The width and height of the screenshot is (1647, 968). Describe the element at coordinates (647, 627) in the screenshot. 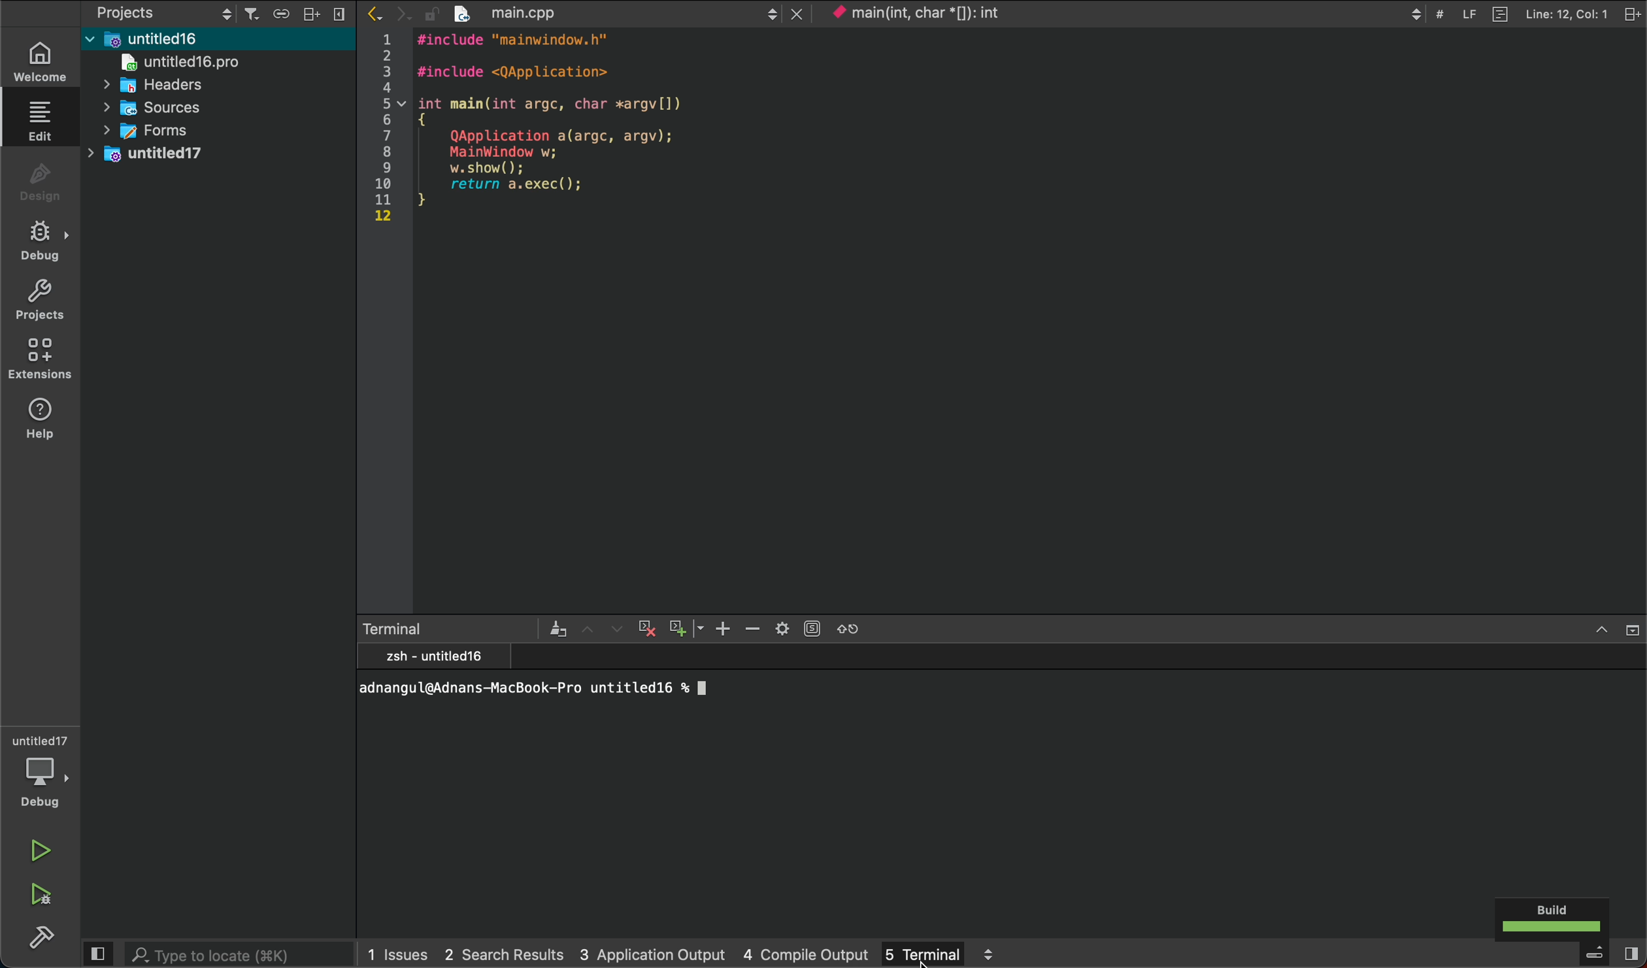

I see `cross` at that location.